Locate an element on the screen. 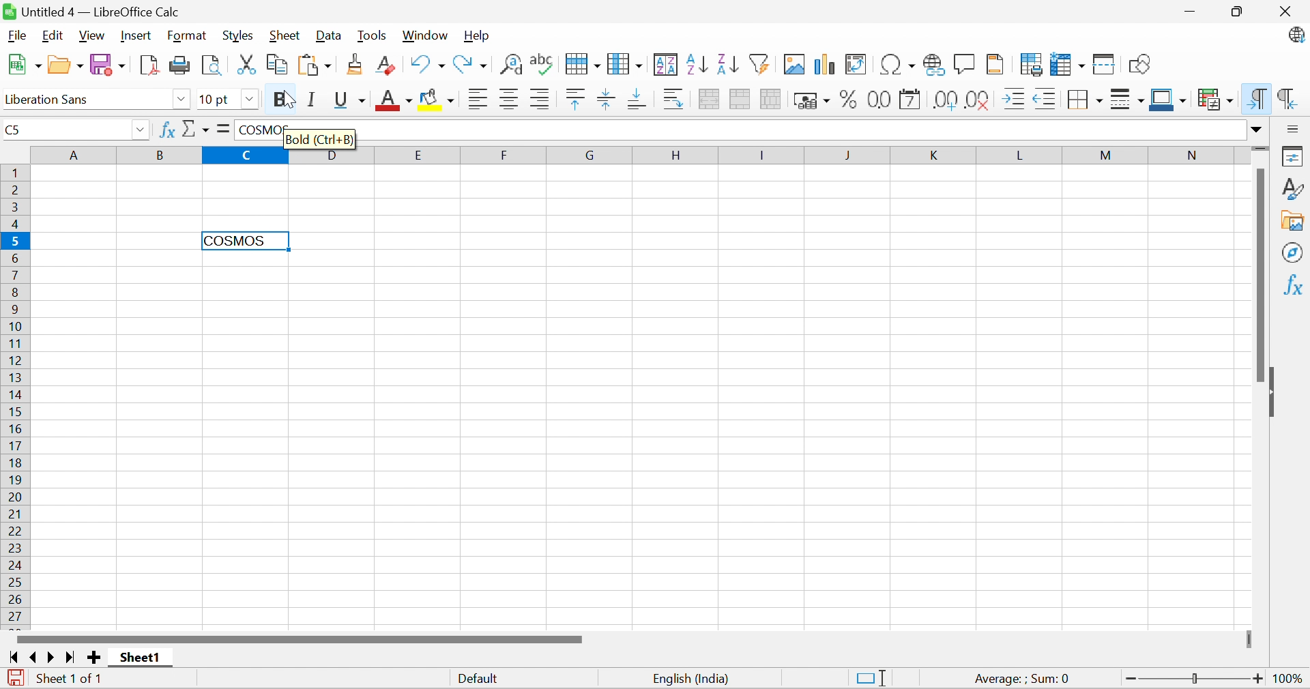 The image size is (1310, 689). Data is located at coordinates (330, 35).